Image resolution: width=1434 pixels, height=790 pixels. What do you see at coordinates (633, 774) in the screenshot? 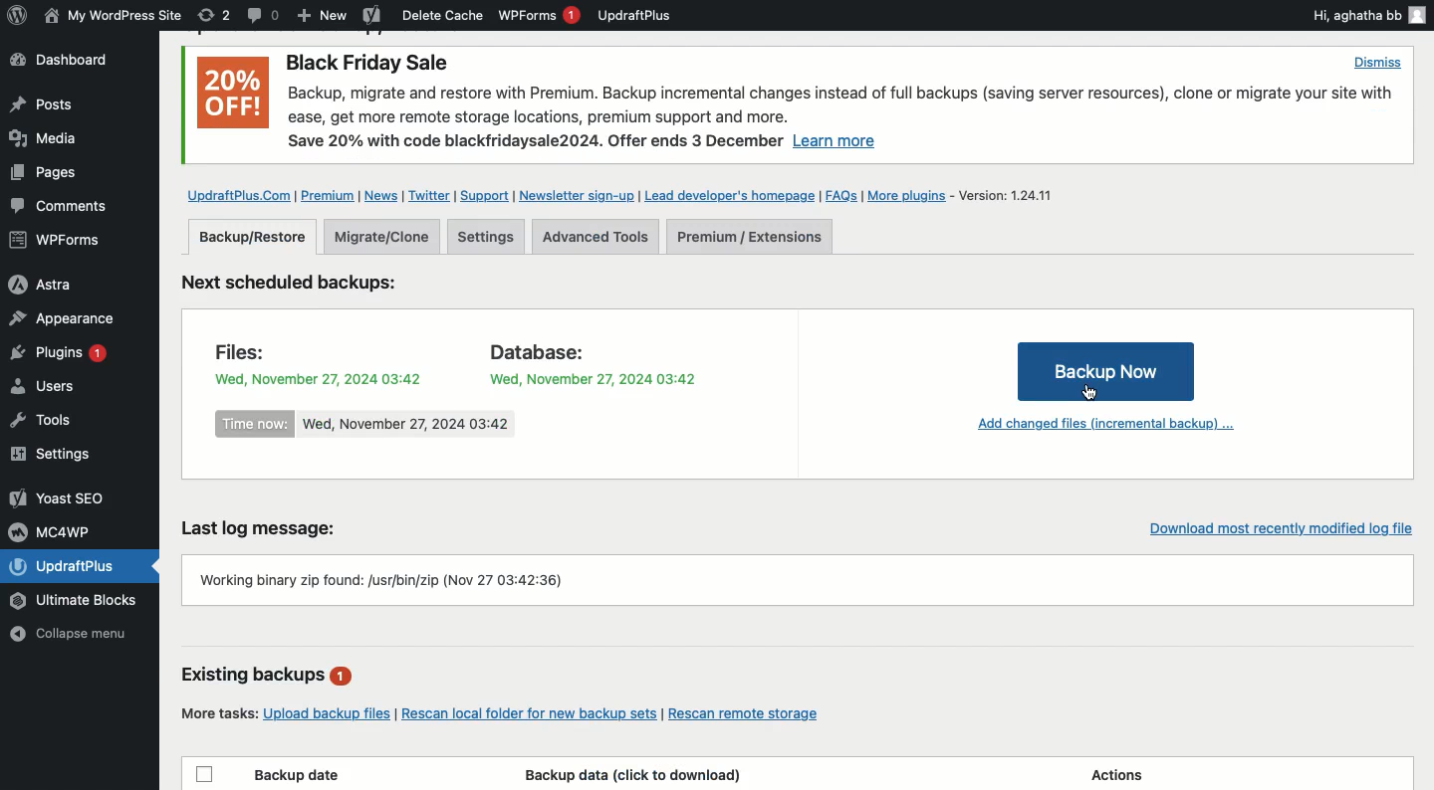
I see `Backup data (click to download)` at bounding box center [633, 774].